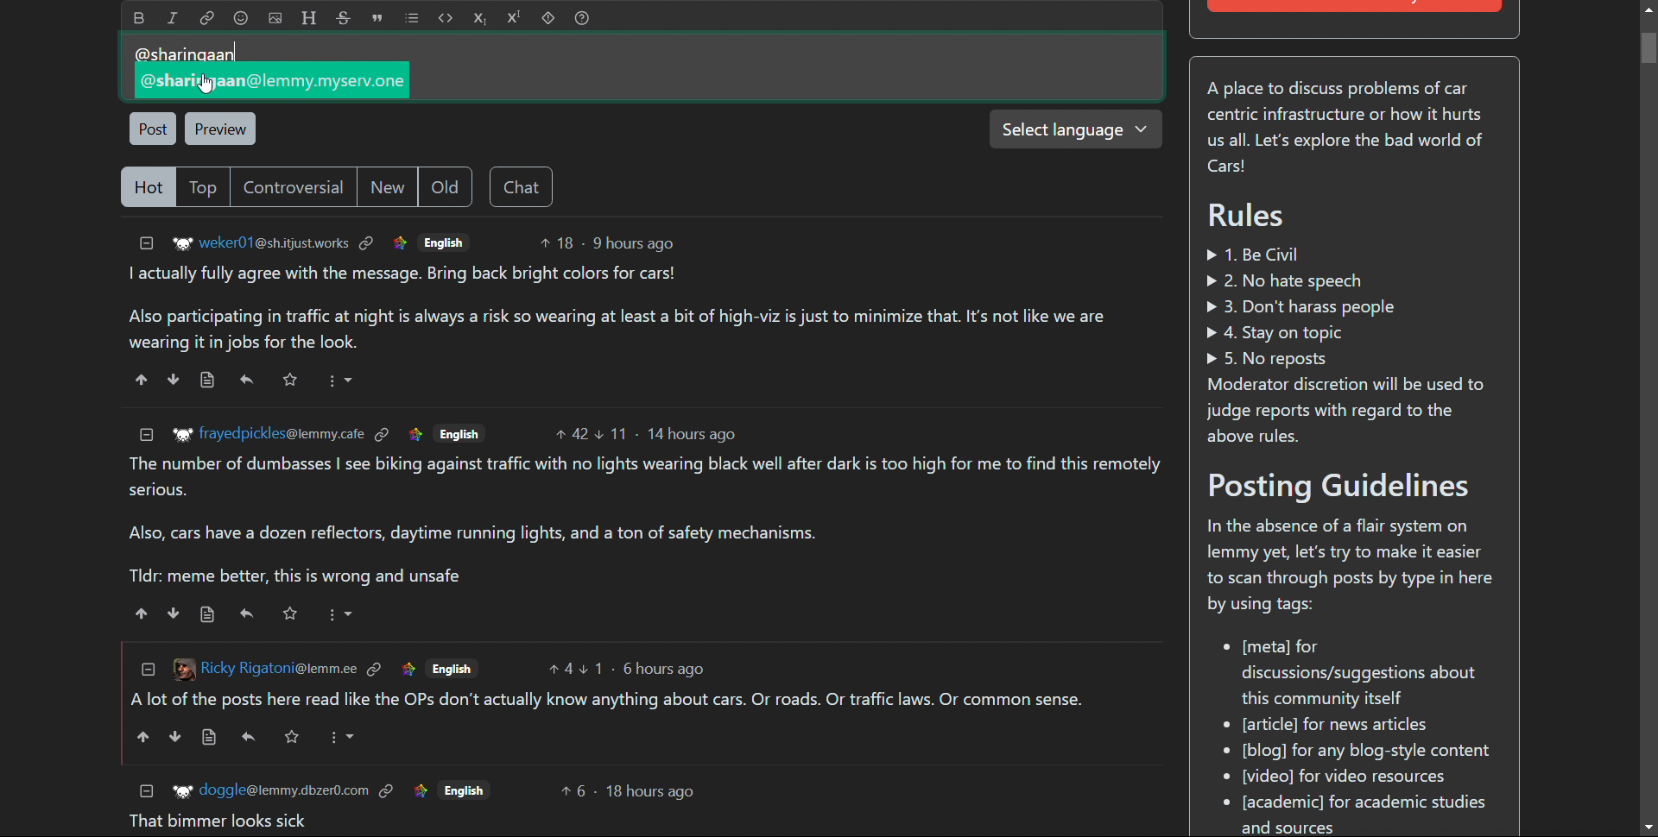  What do you see at coordinates (174, 613) in the screenshot?
I see `downvote` at bounding box center [174, 613].